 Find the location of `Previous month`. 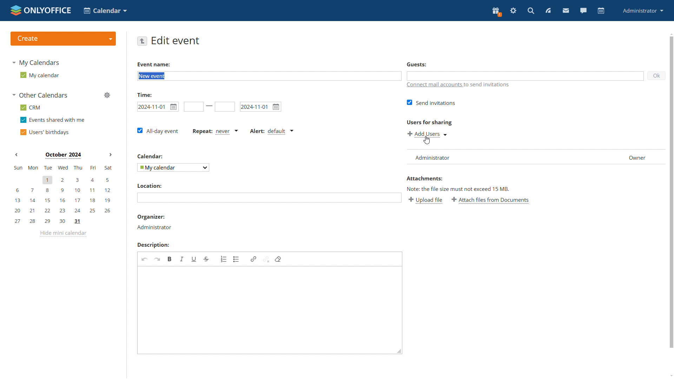

Previous month is located at coordinates (16, 155).